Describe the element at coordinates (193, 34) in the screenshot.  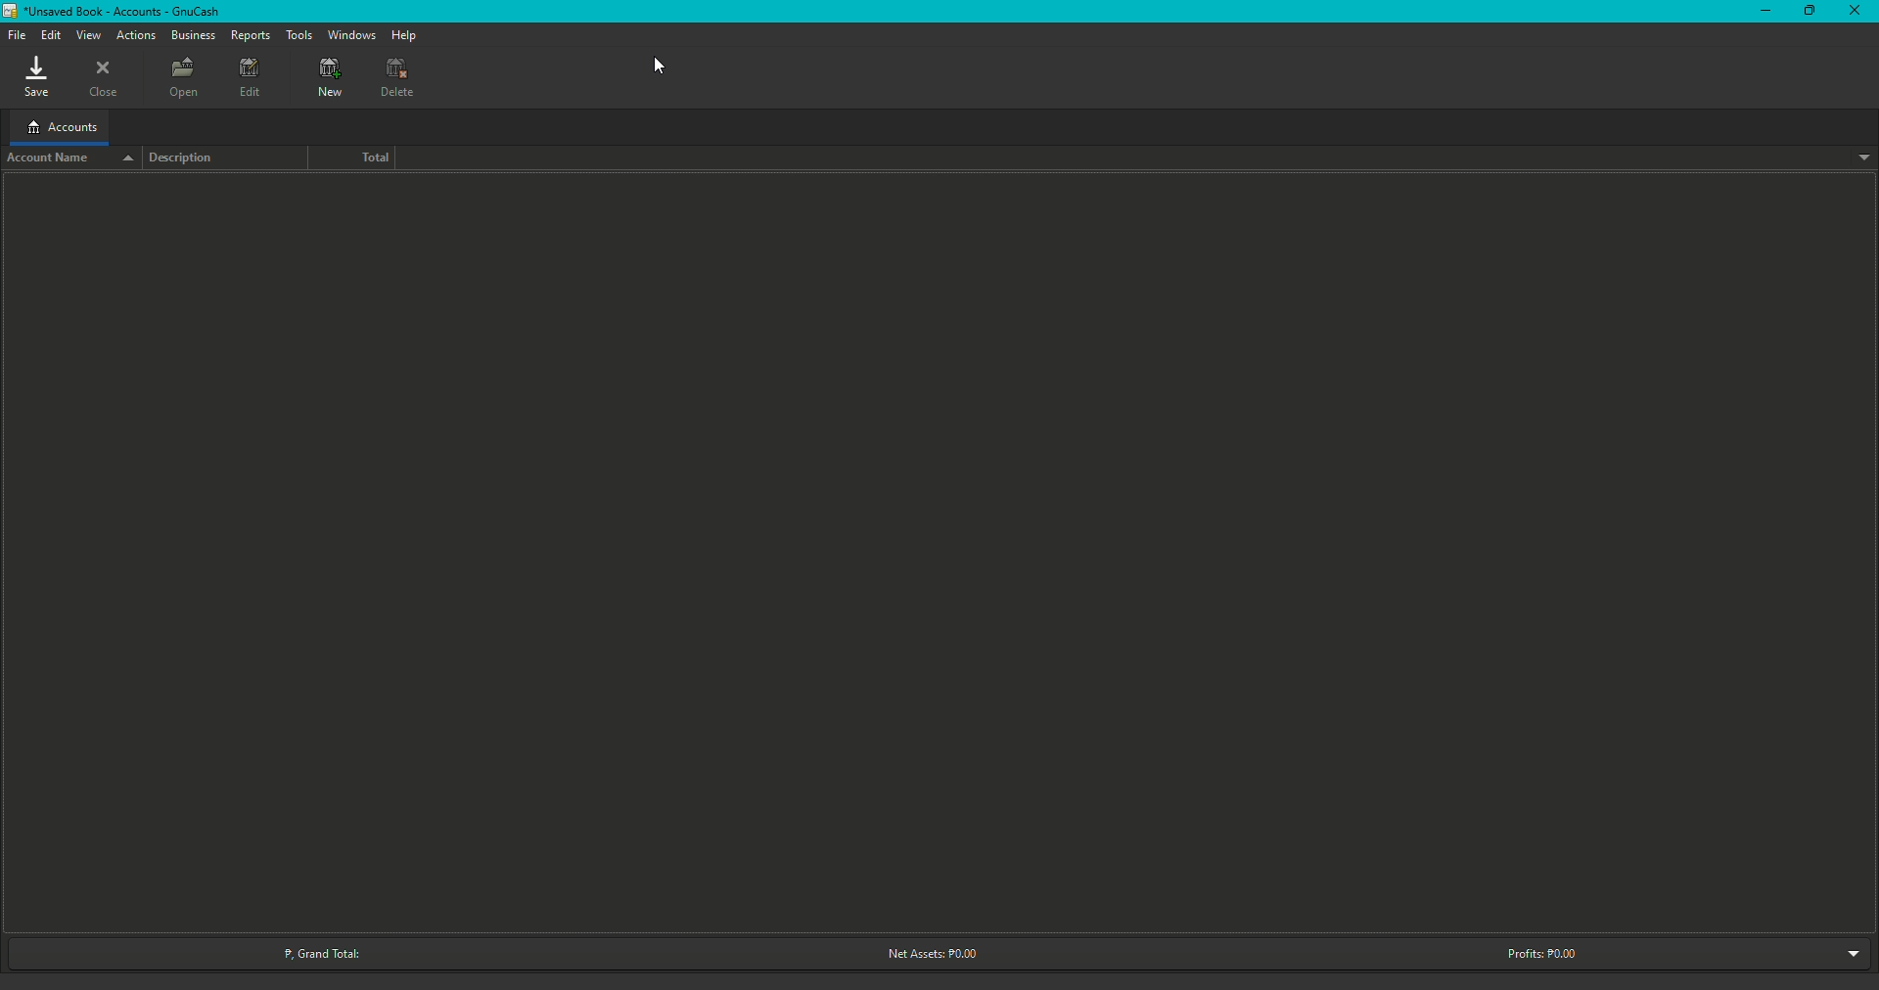
I see `Business` at that location.